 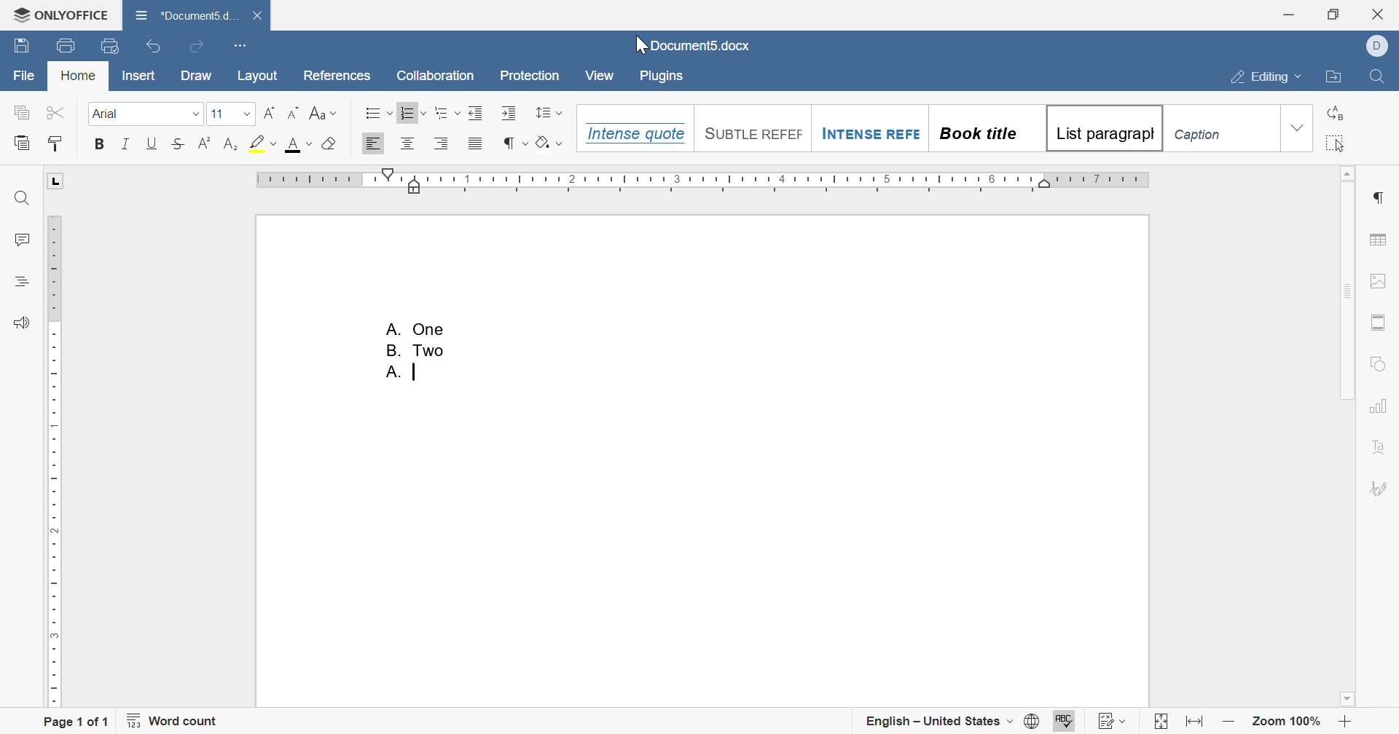 What do you see at coordinates (510, 113) in the screenshot?
I see `Increase indent` at bounding box center [510, 113].